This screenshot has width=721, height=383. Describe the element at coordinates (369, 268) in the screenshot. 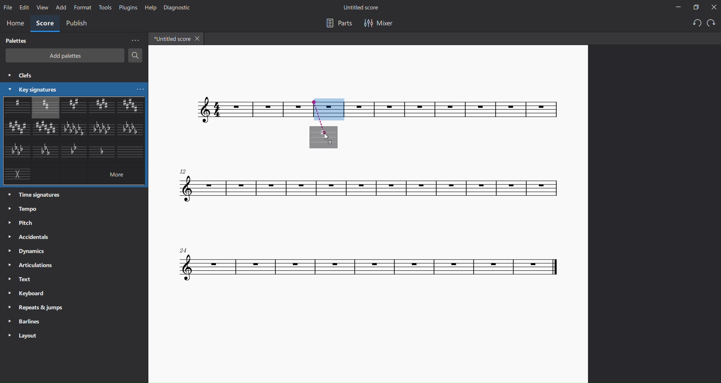

I see `concert` at that location.